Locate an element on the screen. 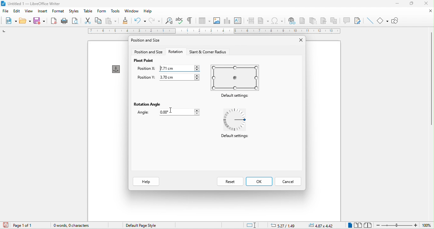 The width and height of the screenshot is (434, 229). page 1 of 1 is located at coordinates (26, 225).